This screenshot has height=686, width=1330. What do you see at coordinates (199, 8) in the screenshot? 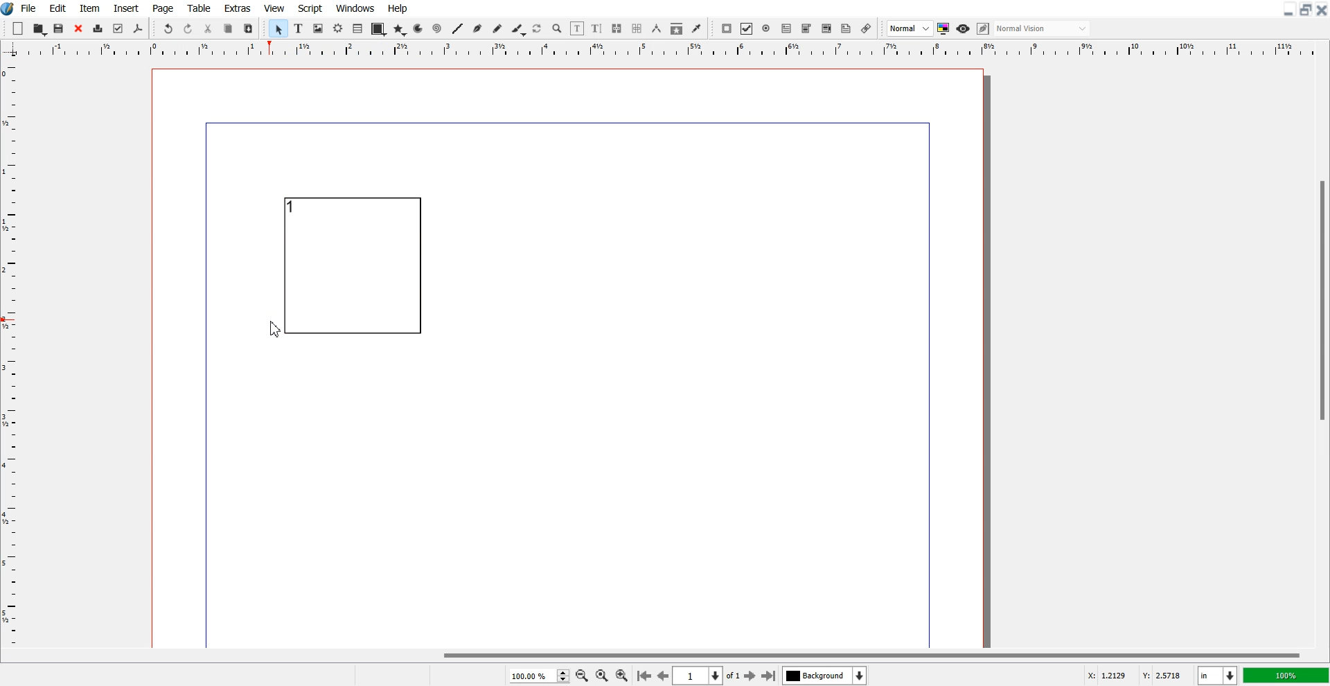
I see `Table` at bounding box center [199, 8].